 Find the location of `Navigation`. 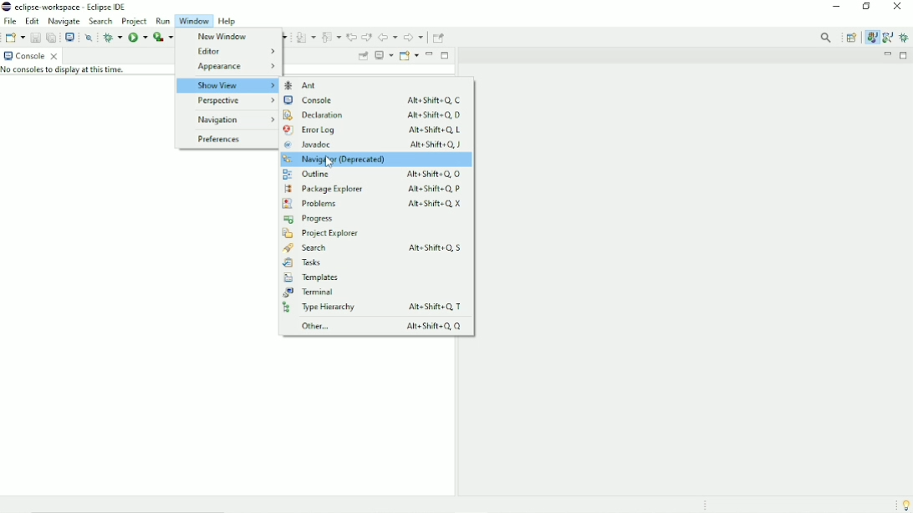

Navigation is located at coordinates (232, 119).